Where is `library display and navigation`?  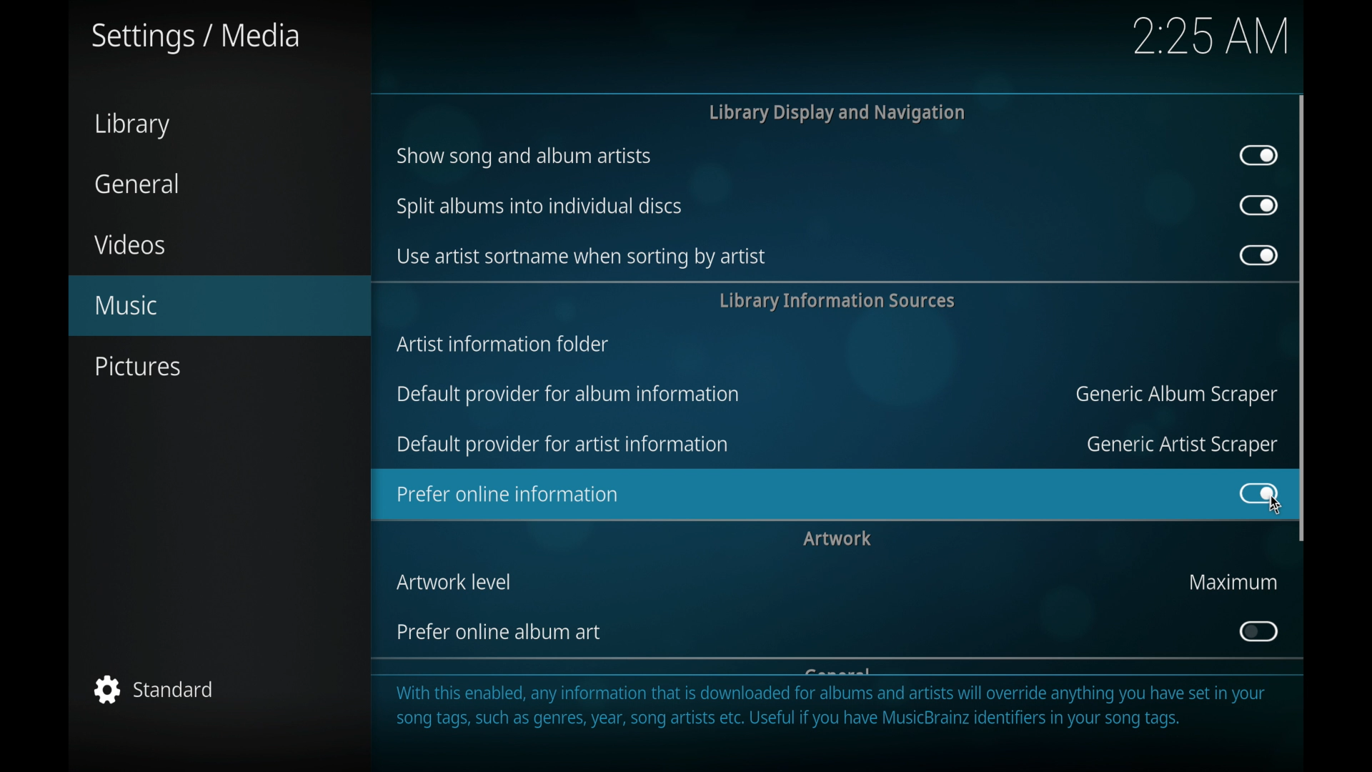
library display and navigation is located at coordinates (836, 113).